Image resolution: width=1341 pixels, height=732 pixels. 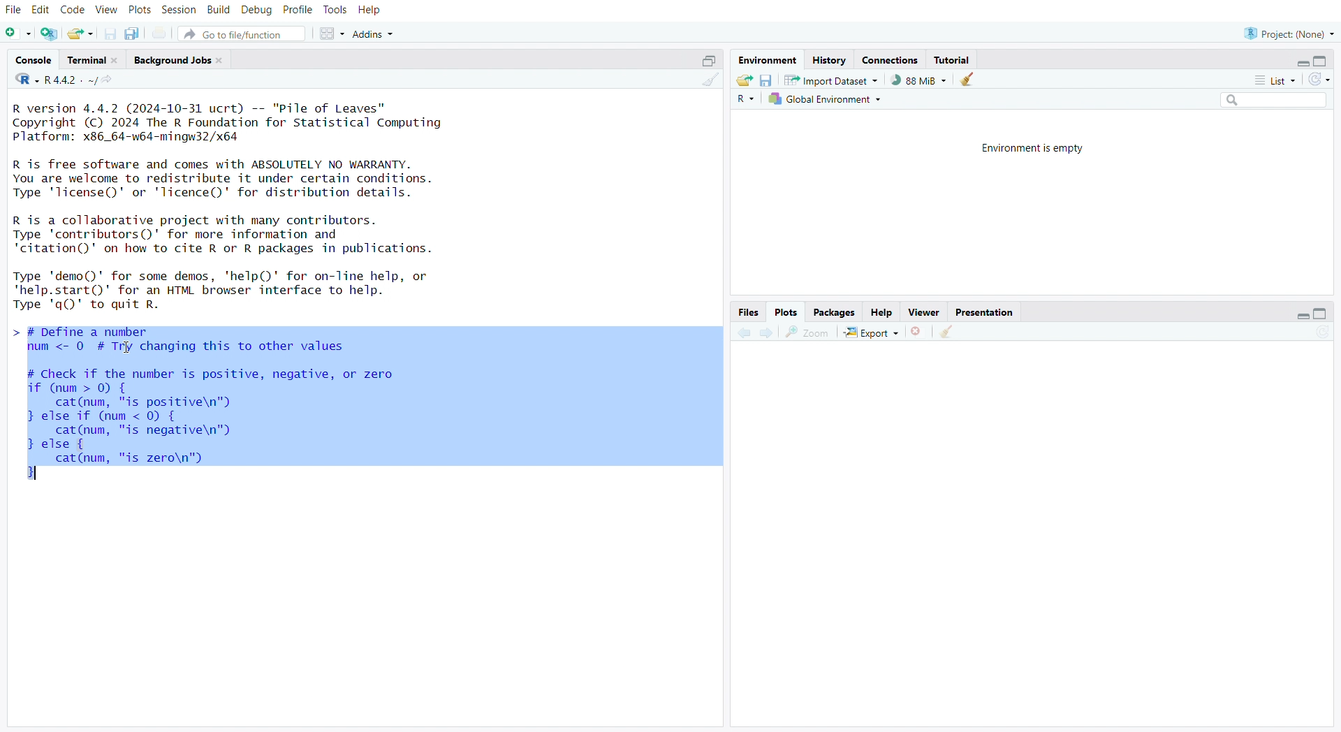 I want to click on tools, so click(x=336, y=10).